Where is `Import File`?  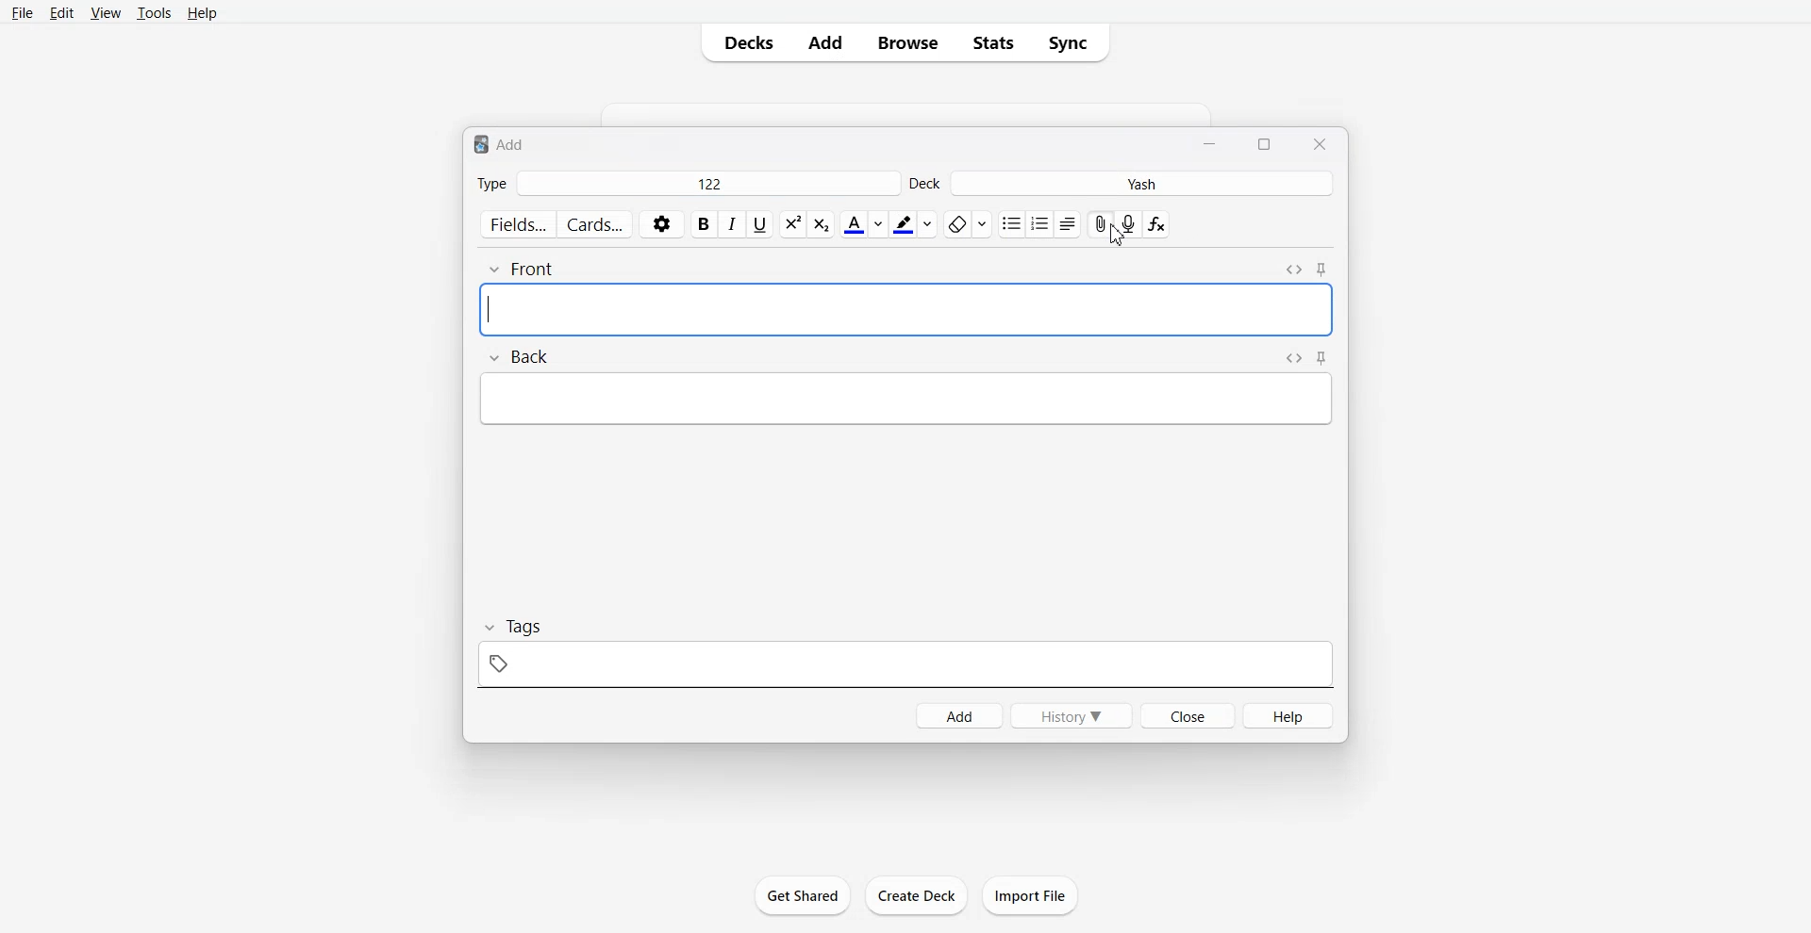 Import File is located at coordinates (1031, 895).